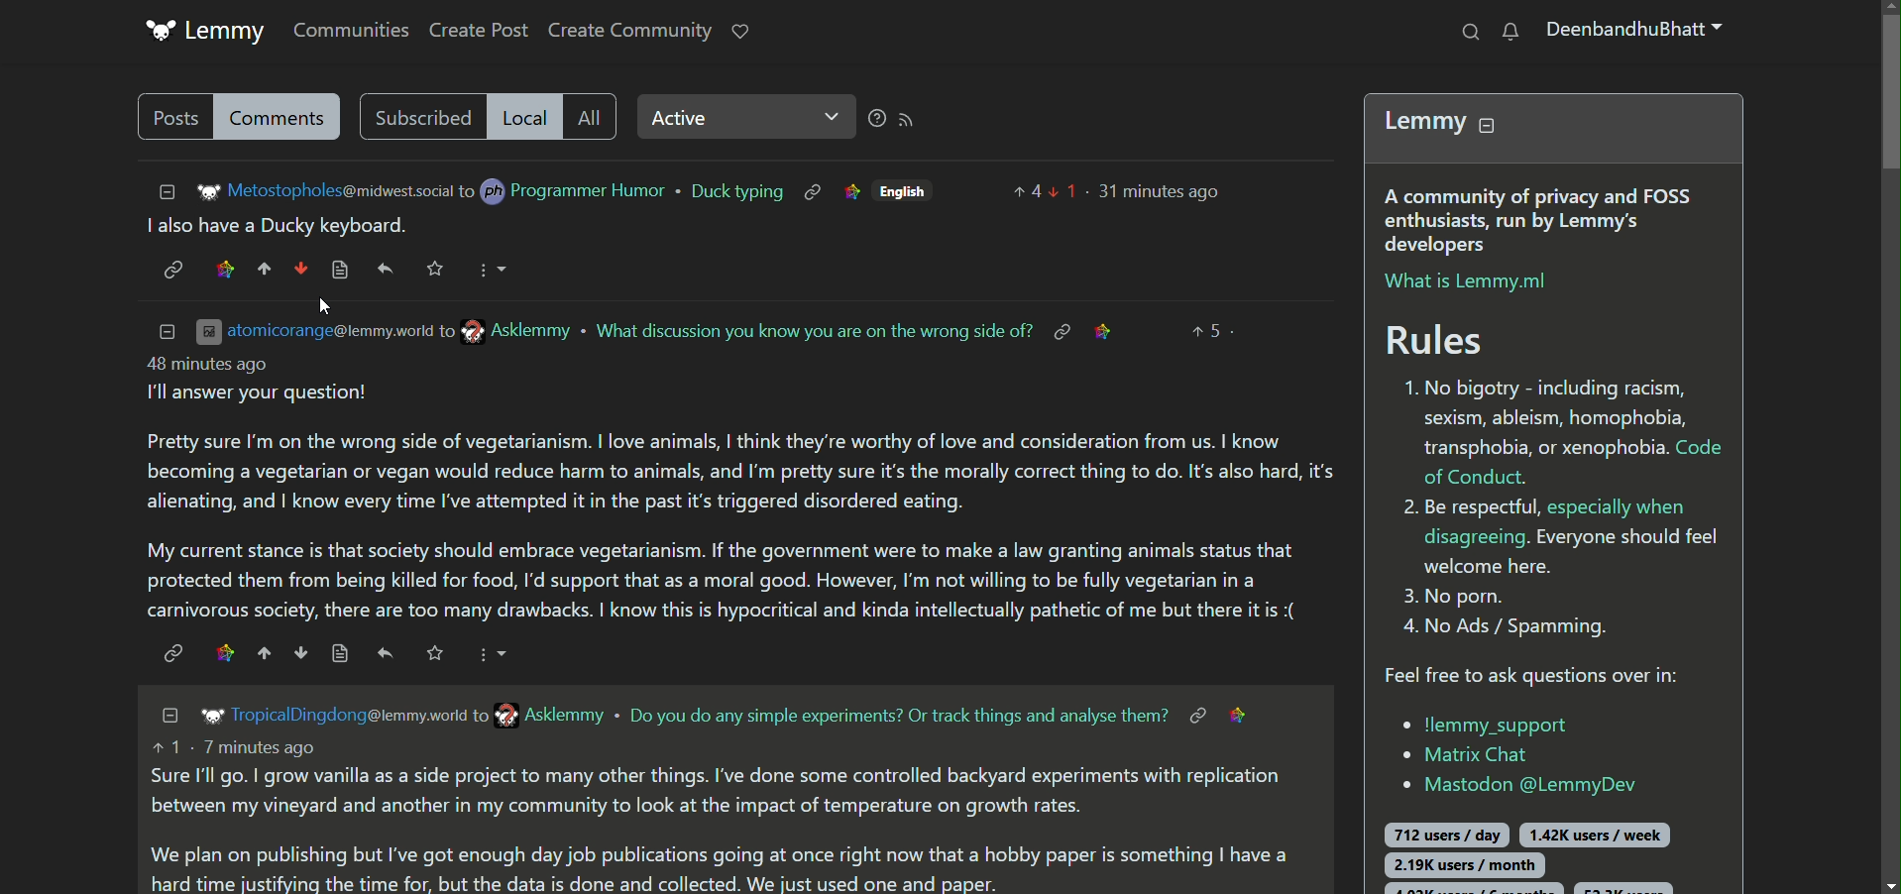 Image resolution: width=1901 pixels, height=894 pixels. I want to click on highlight, so click(1109, 329).